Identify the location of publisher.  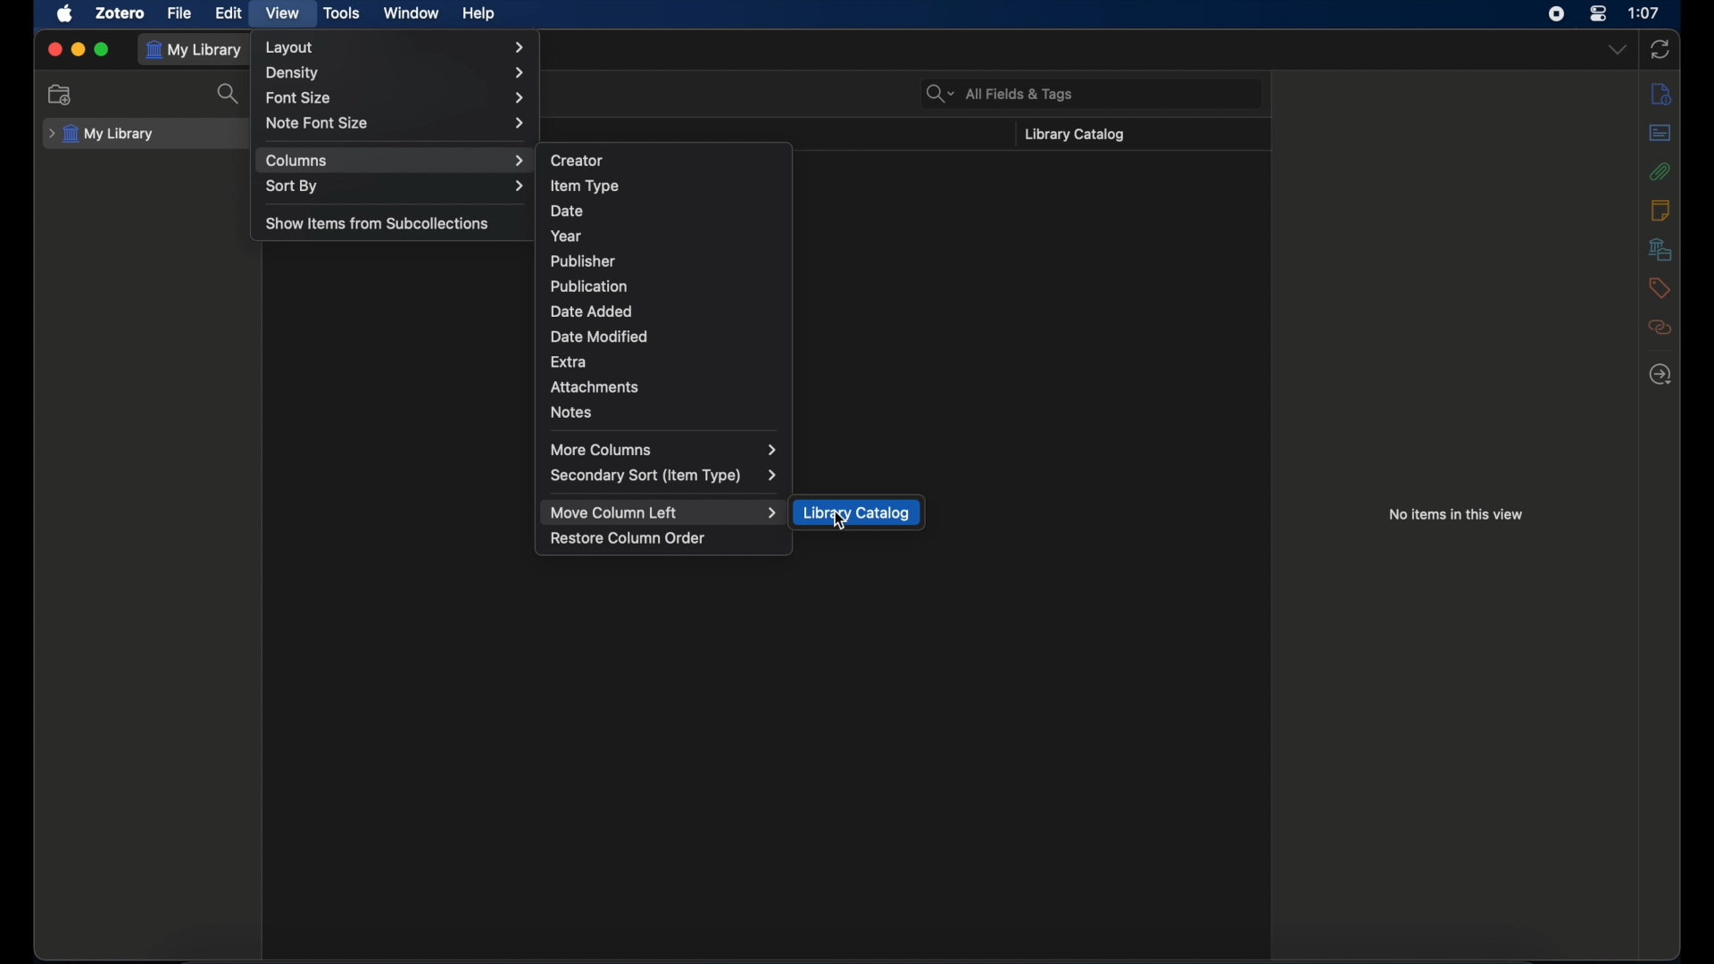
(583, 261).